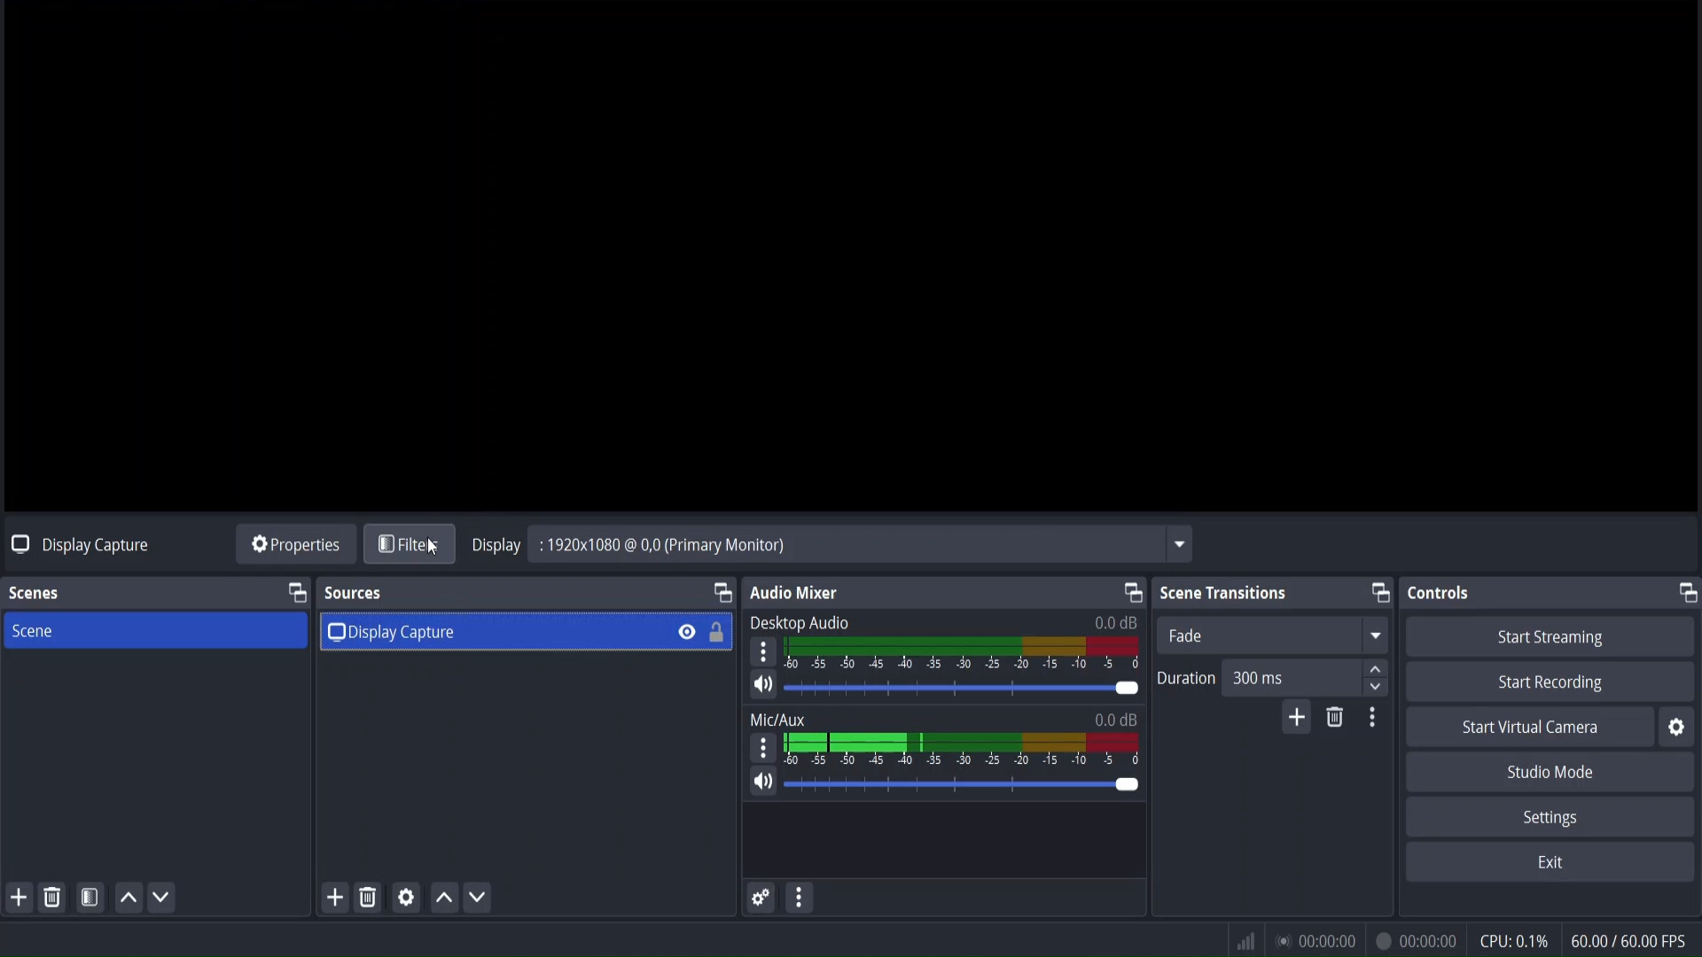 The image size is (1702, 957). Describe the element at coordinates (1374, 717) in the screenshot. I see `transition properties` at that location.